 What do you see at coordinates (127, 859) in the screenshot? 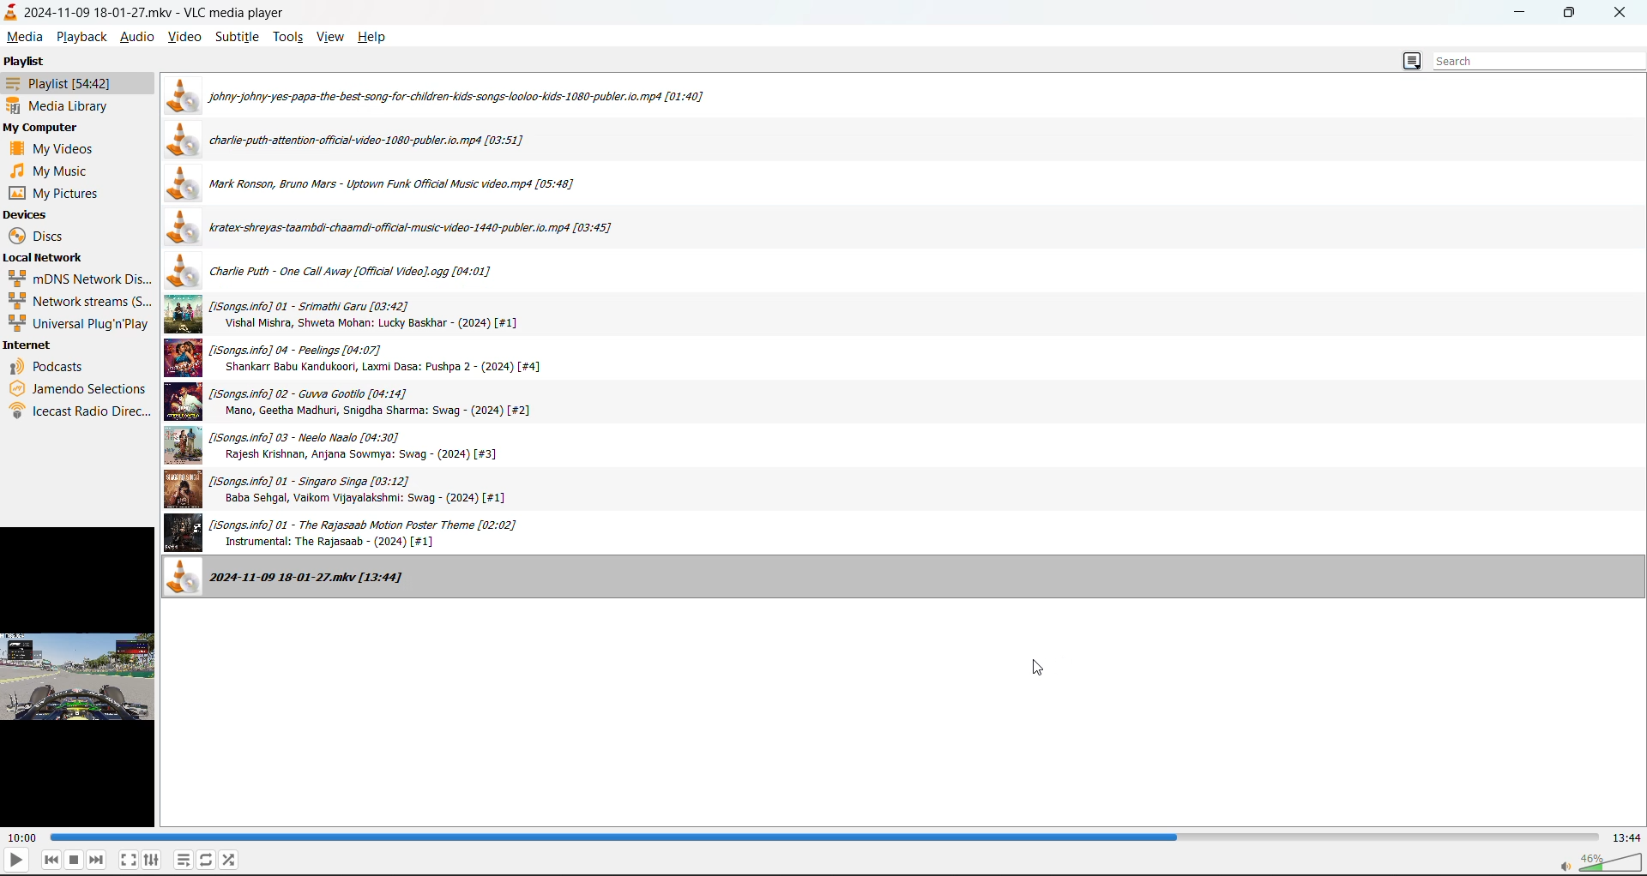
I see `fullscreen` at bounding box center [127, 859].